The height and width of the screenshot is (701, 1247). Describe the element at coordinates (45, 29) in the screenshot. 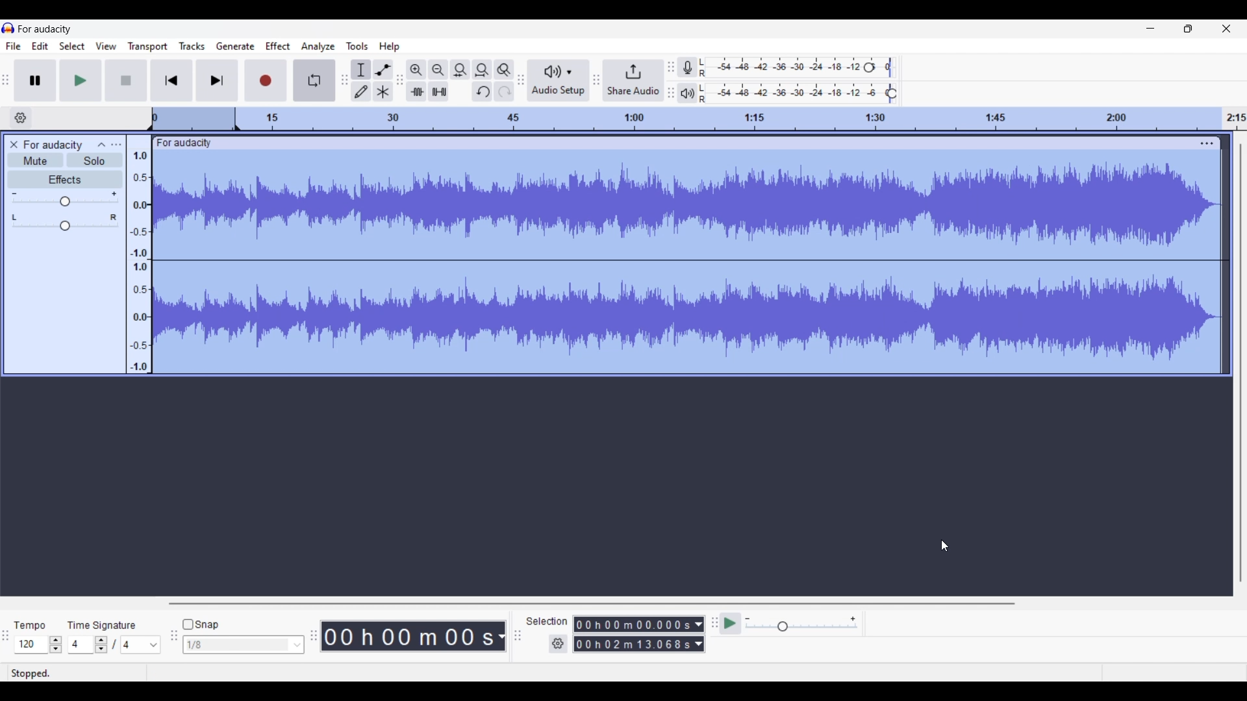

I see `Software name` at that location.